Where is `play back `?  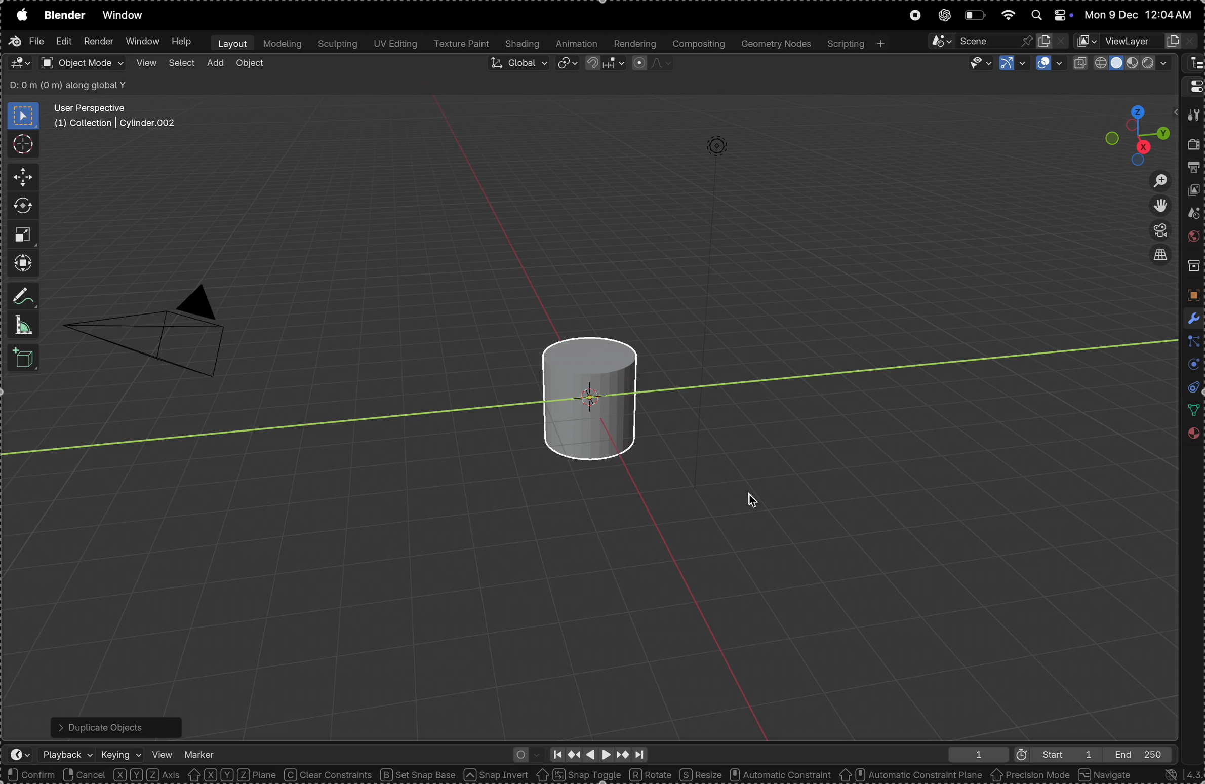 play back  is located at coordinates (68, 754).